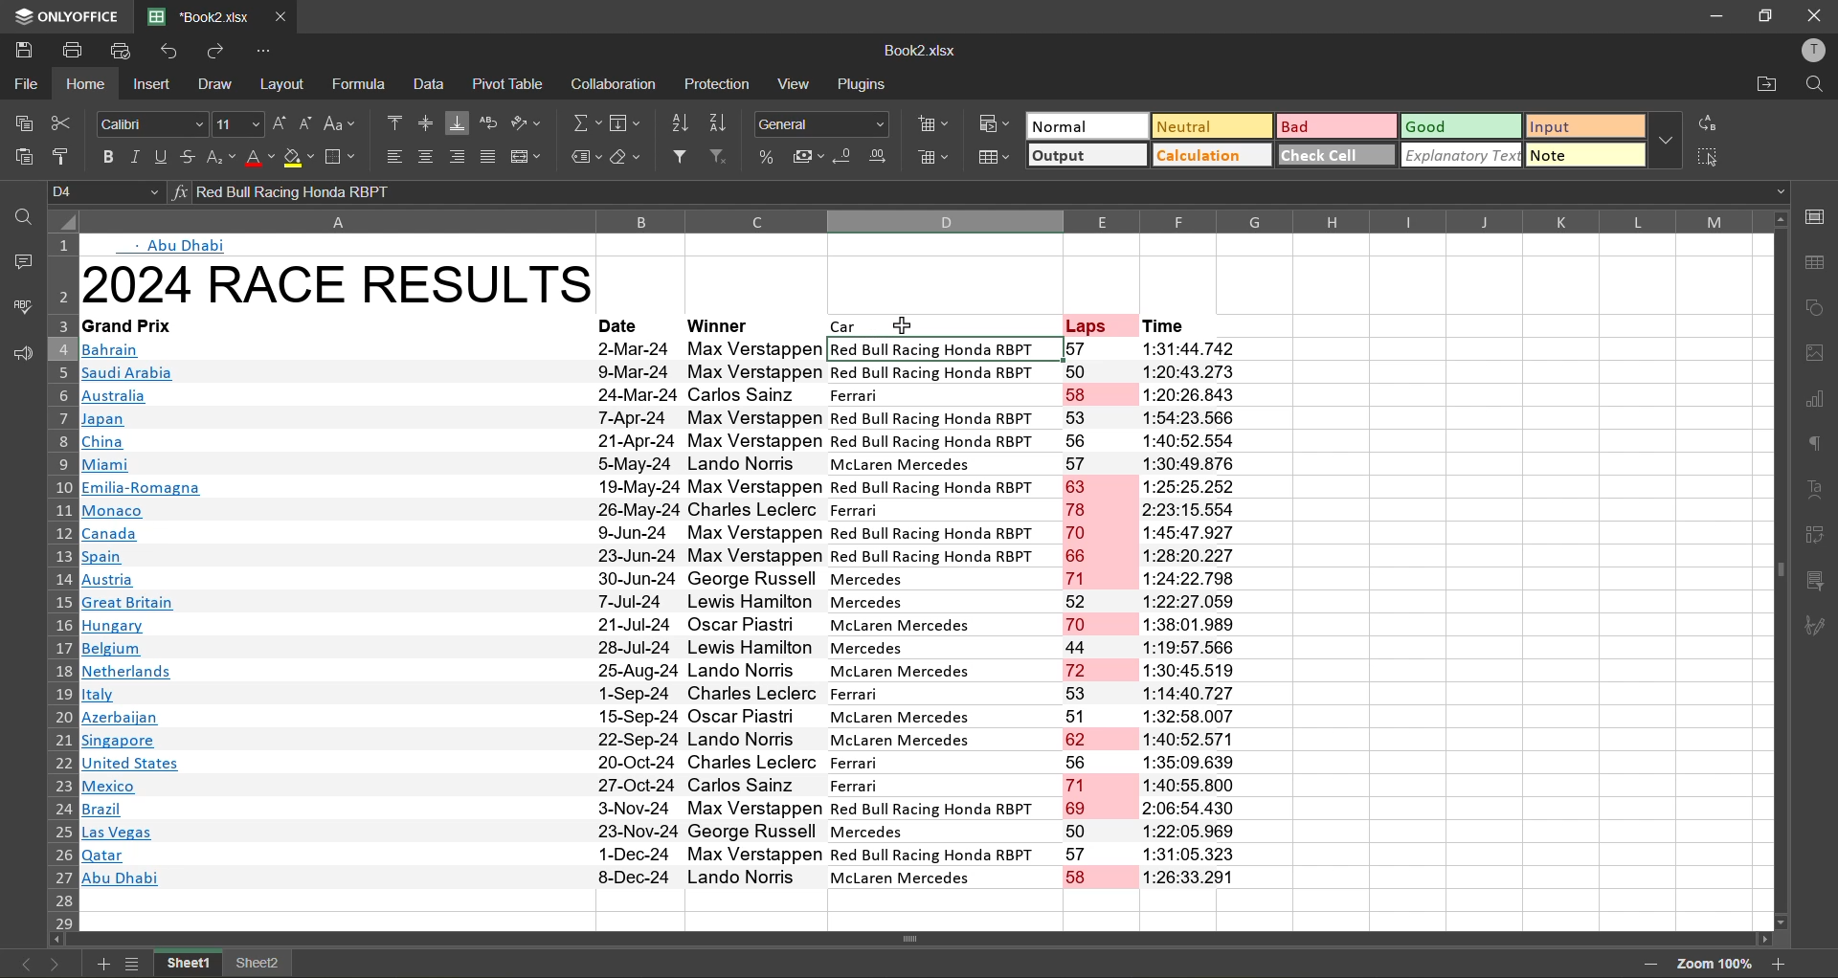 This screenshot has width=1838, height=978. Describe the element at coordinates (65, 14) in the screenshot. I see `app name` at that location.